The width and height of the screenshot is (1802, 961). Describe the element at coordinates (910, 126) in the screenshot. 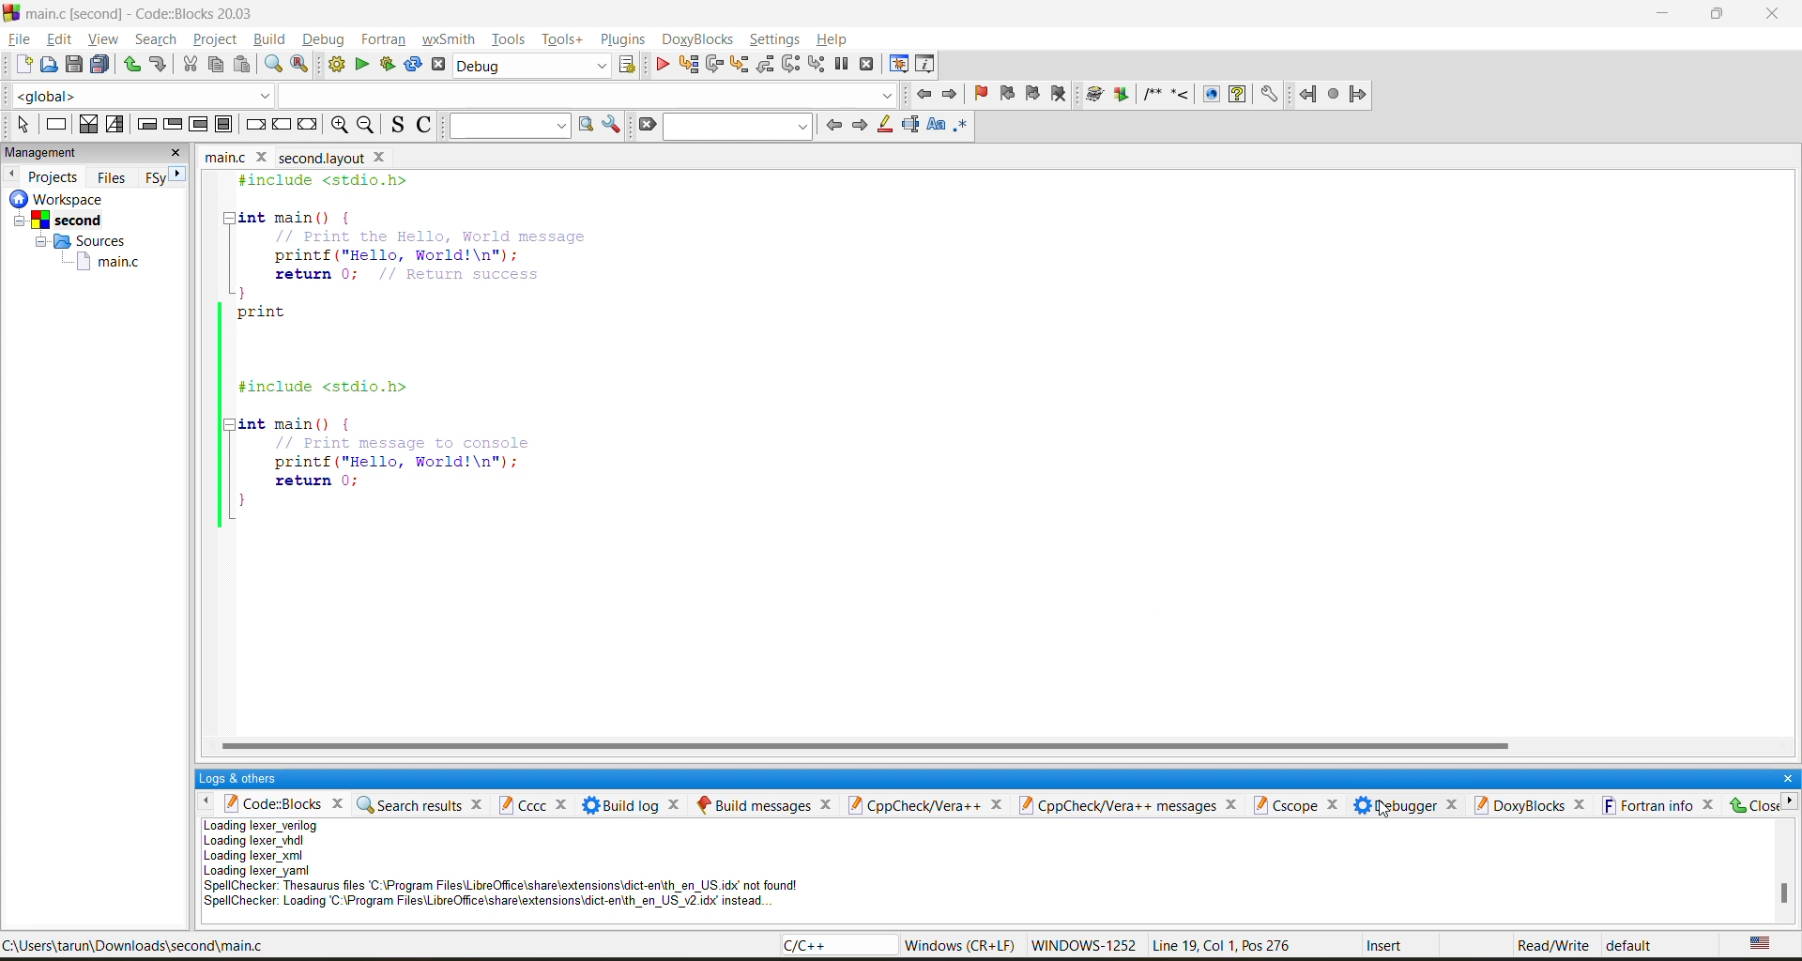

I see `selected text` at that location.